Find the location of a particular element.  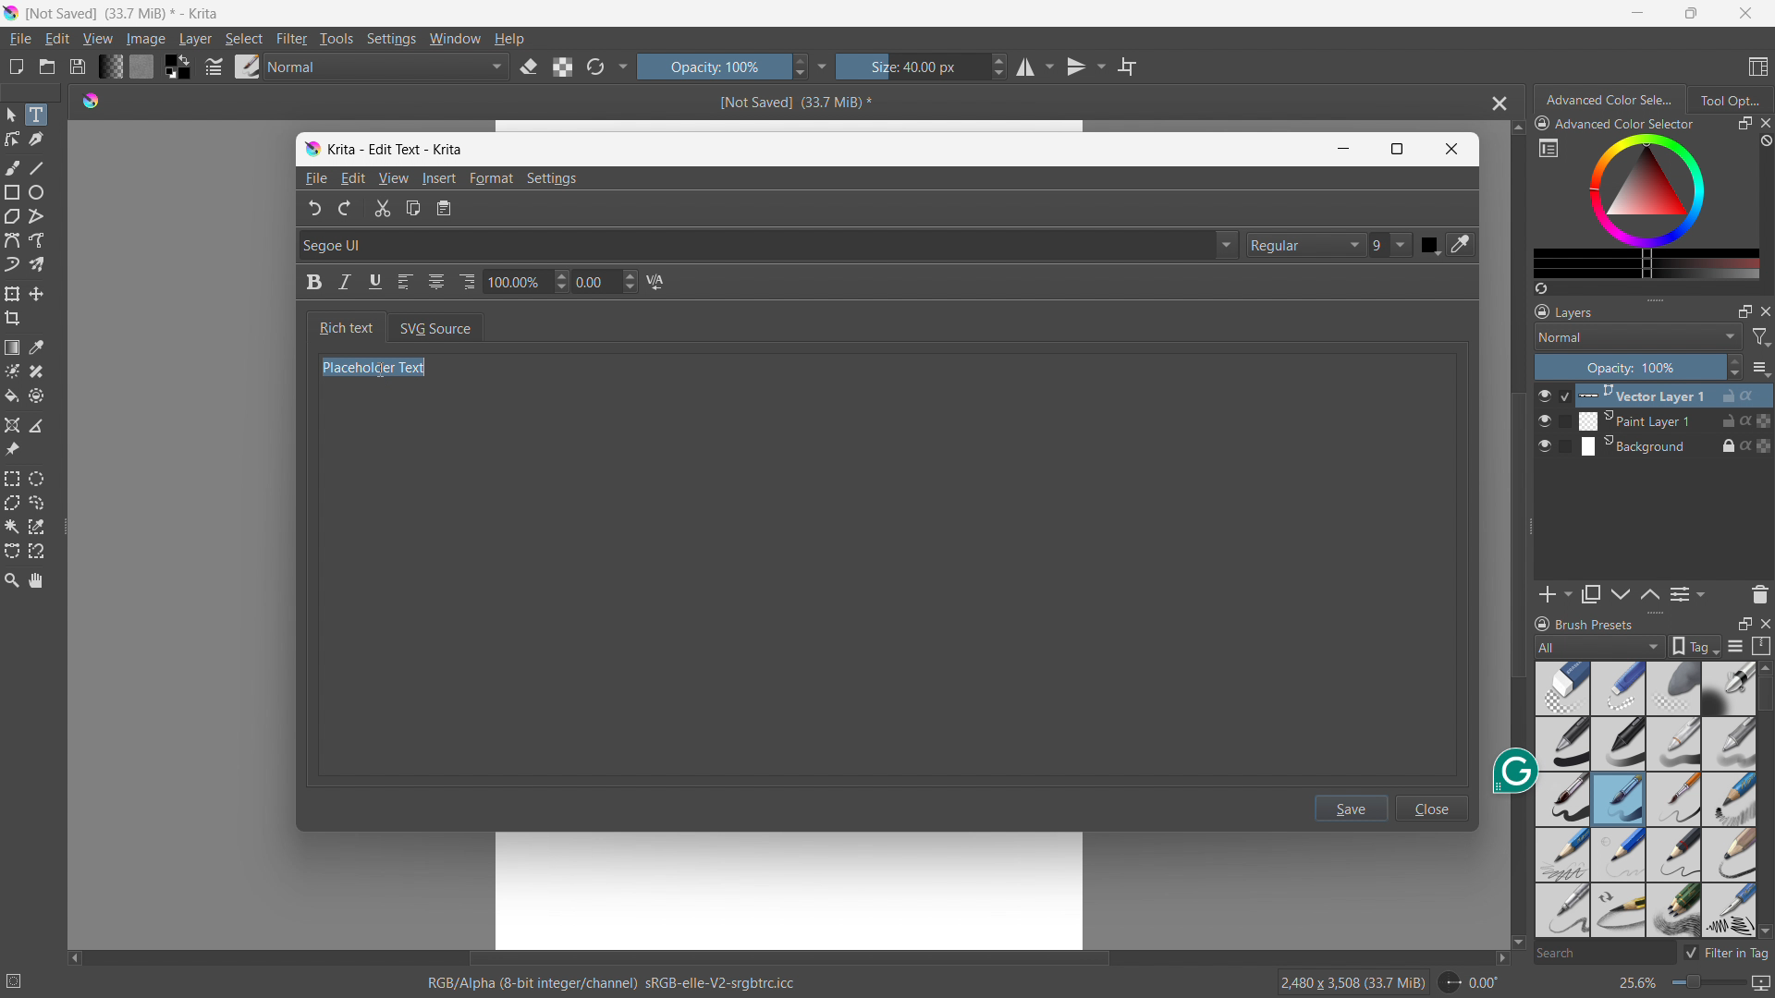

open is located at coordinates (47, 67).